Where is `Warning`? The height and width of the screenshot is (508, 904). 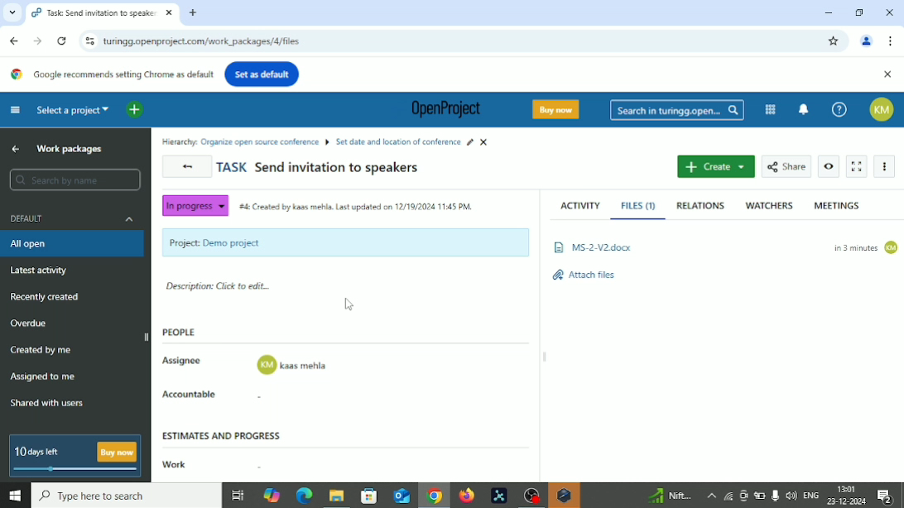 Warning is located at coordinates (564, 496).